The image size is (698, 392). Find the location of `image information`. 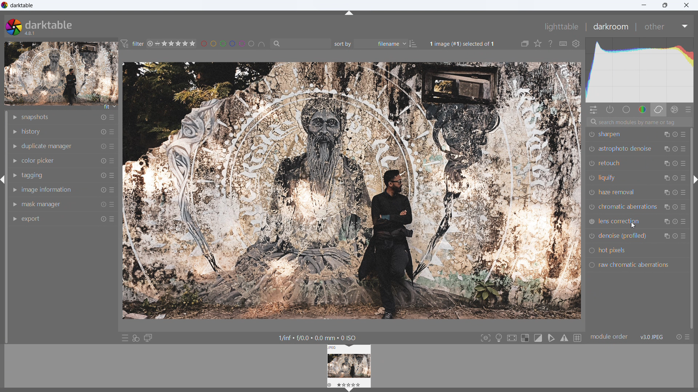

image information is located at coordinates (47, 189).